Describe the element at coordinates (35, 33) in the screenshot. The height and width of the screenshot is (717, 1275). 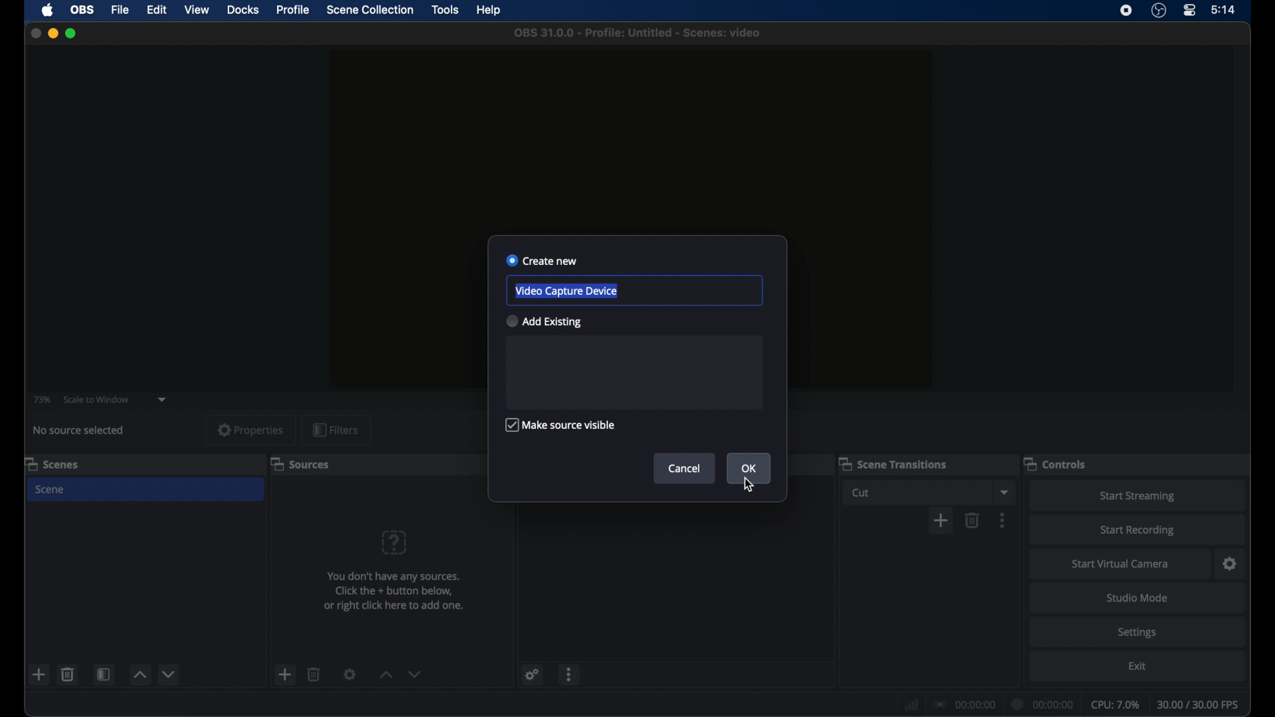
I see `close` at that location.